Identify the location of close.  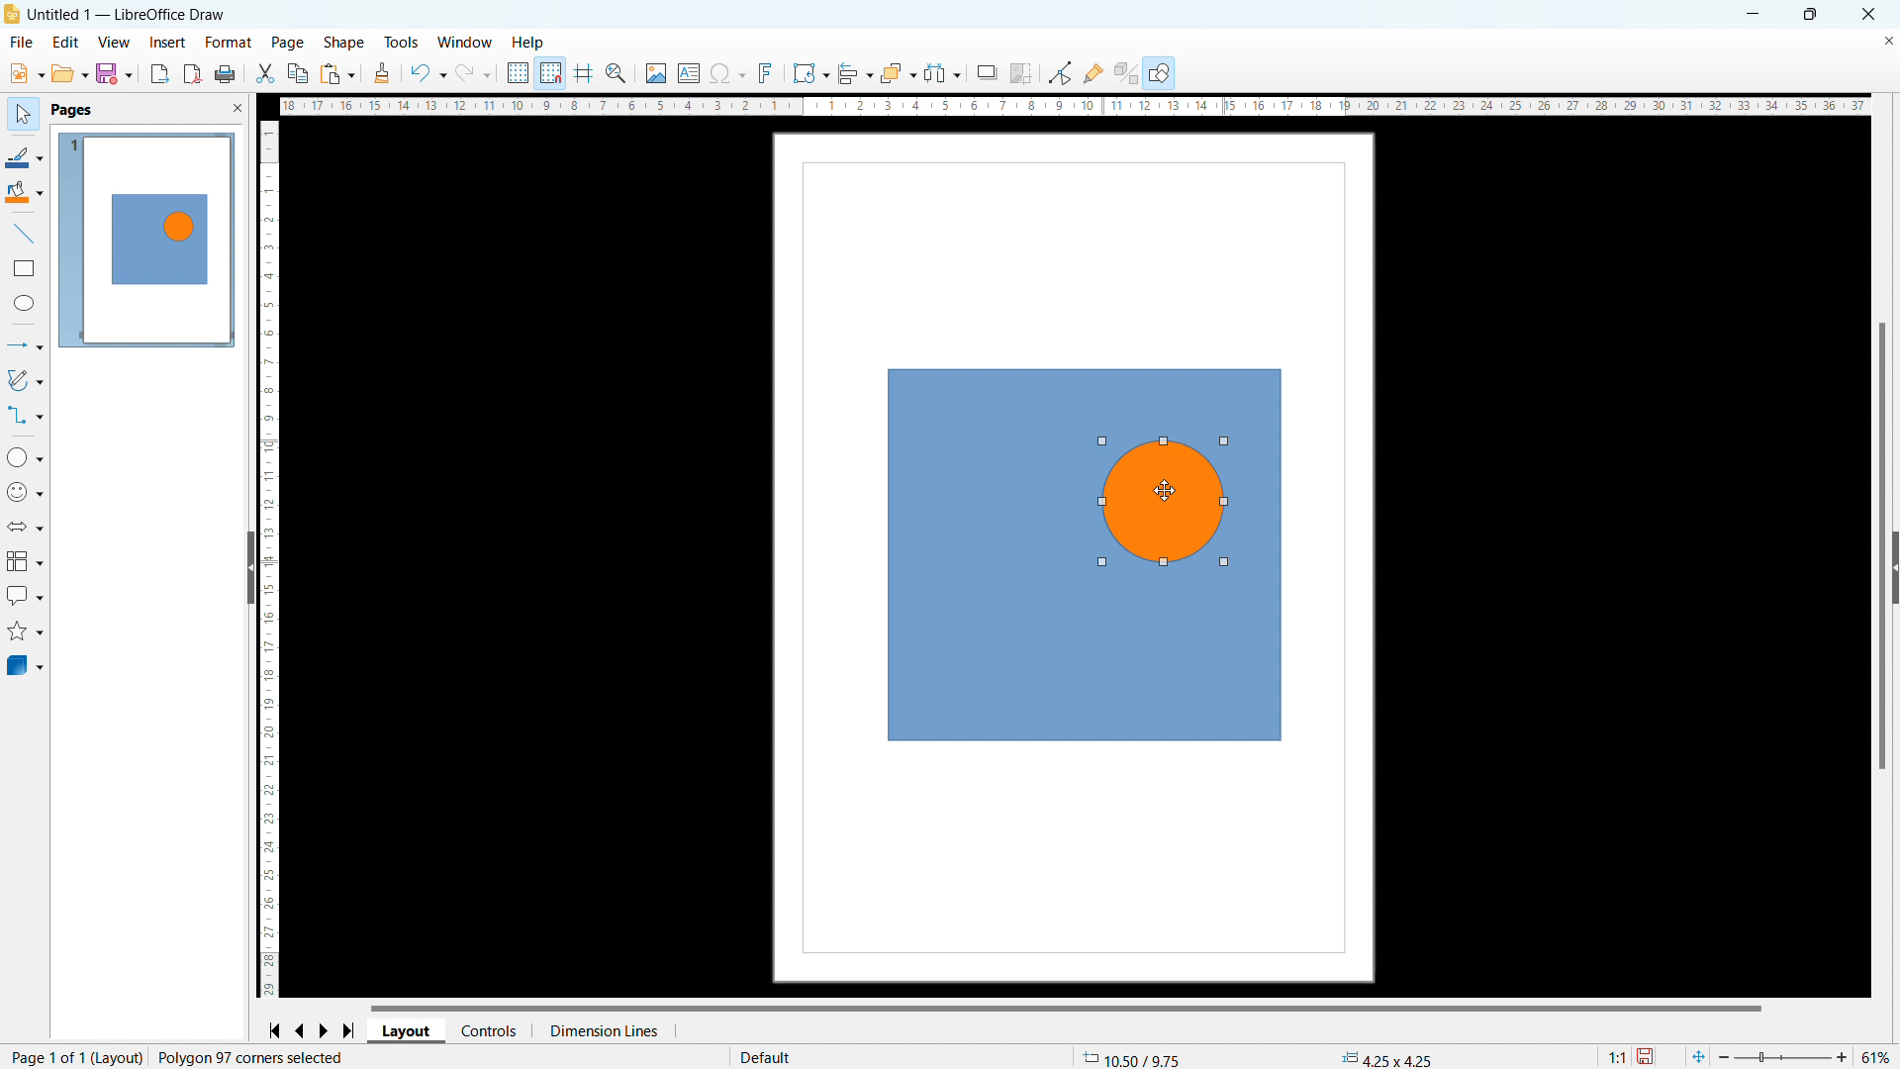
(1869, 15).